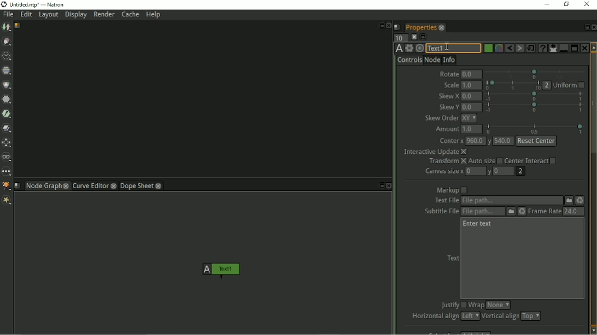 This screenshot has height=335, width=597. Describe the element at coordinates (531, 160) in the screenshot. I see `Center Interact` at that location.